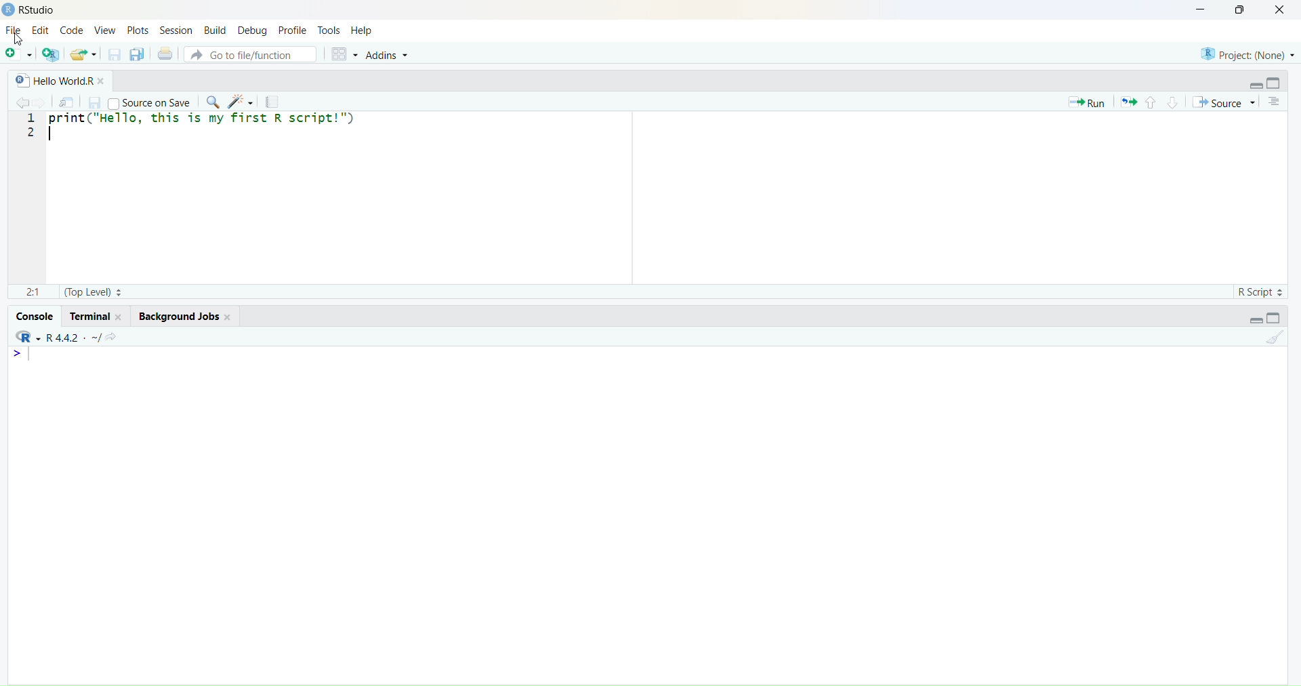  Describe the element at coordinates (1245, 53) in the screenshot. I see `Project (None)` at that location.